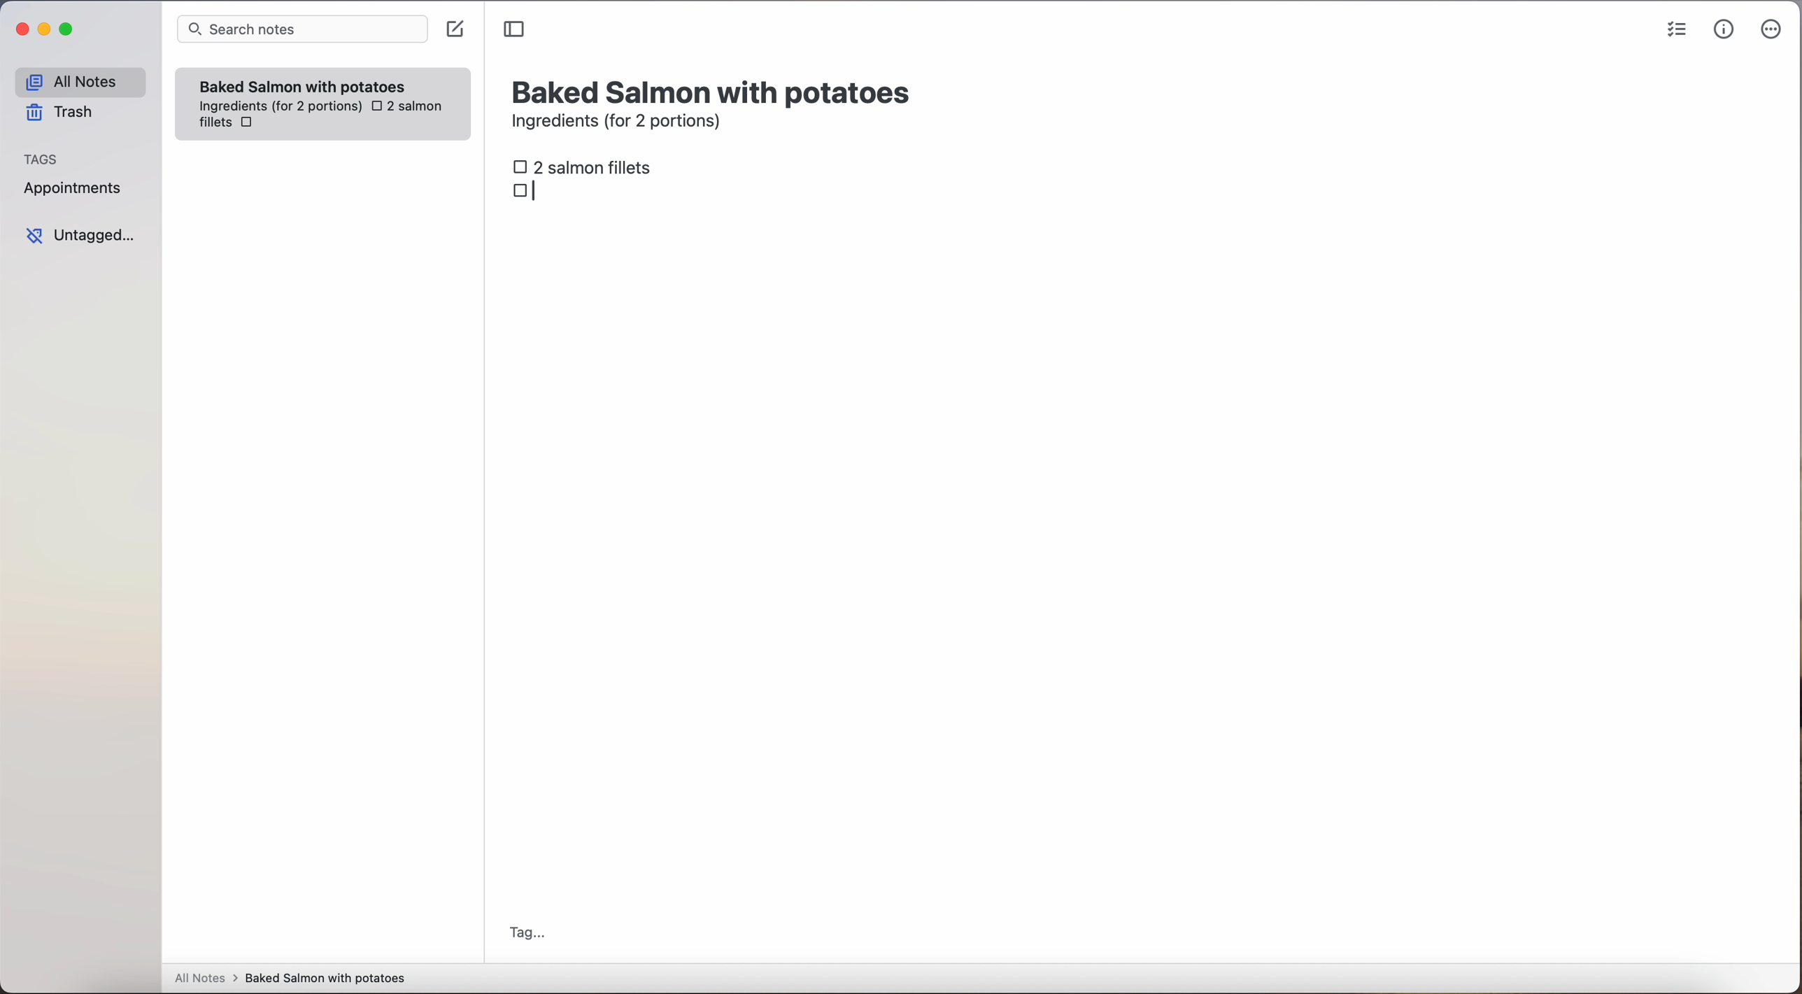  What do you see at coordinates (405, 107) in the screenshot?
I see `2 salmon` at bounding box center [405, 107].